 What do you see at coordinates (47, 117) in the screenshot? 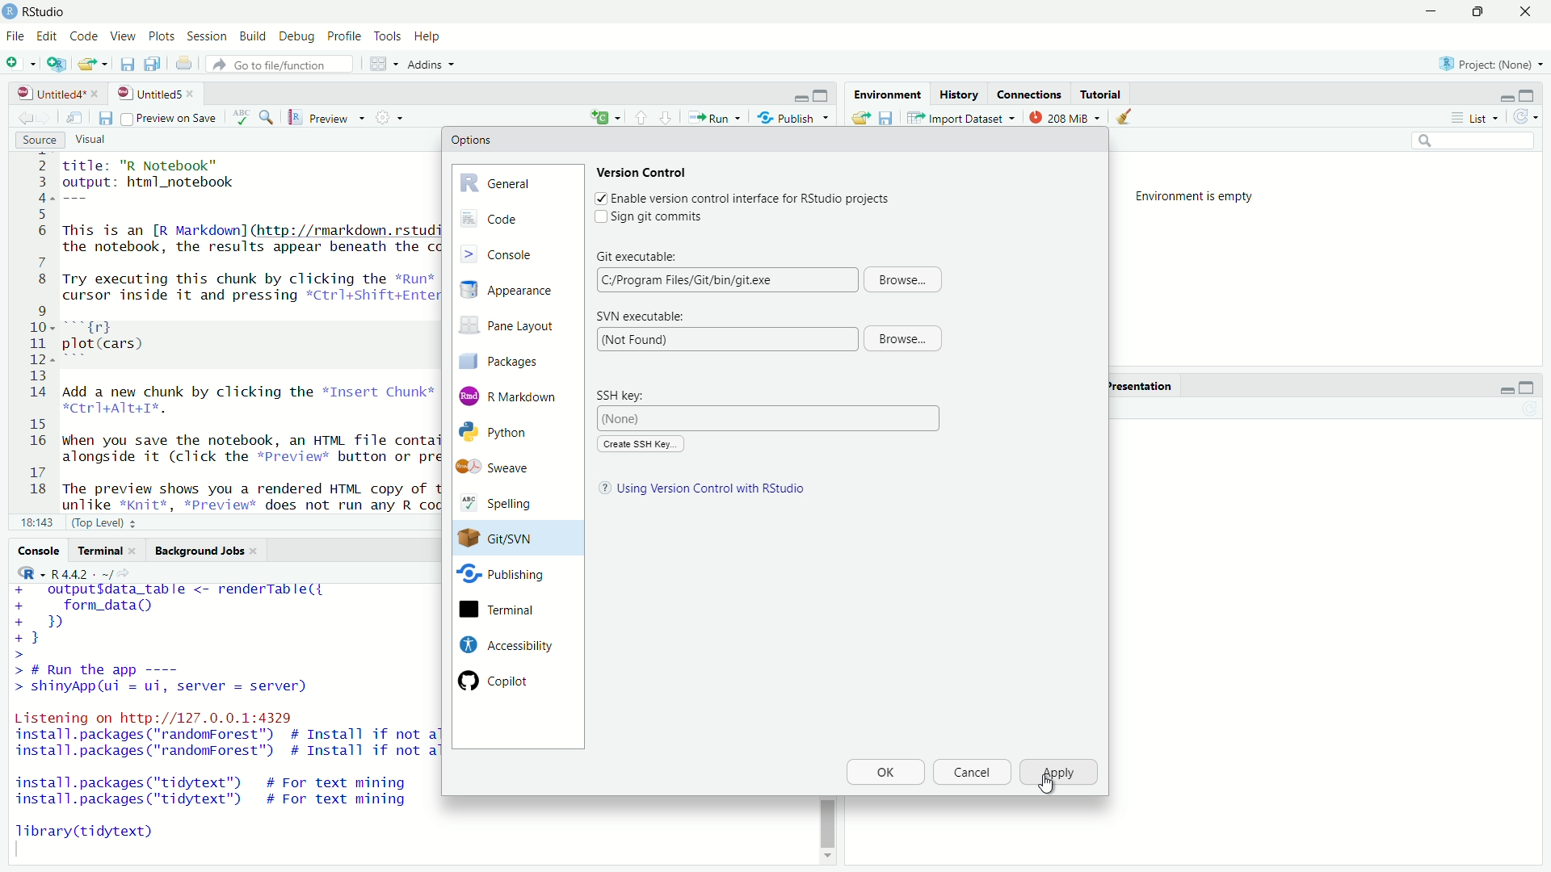
I see `move backward` at bounding box center [47, 117].